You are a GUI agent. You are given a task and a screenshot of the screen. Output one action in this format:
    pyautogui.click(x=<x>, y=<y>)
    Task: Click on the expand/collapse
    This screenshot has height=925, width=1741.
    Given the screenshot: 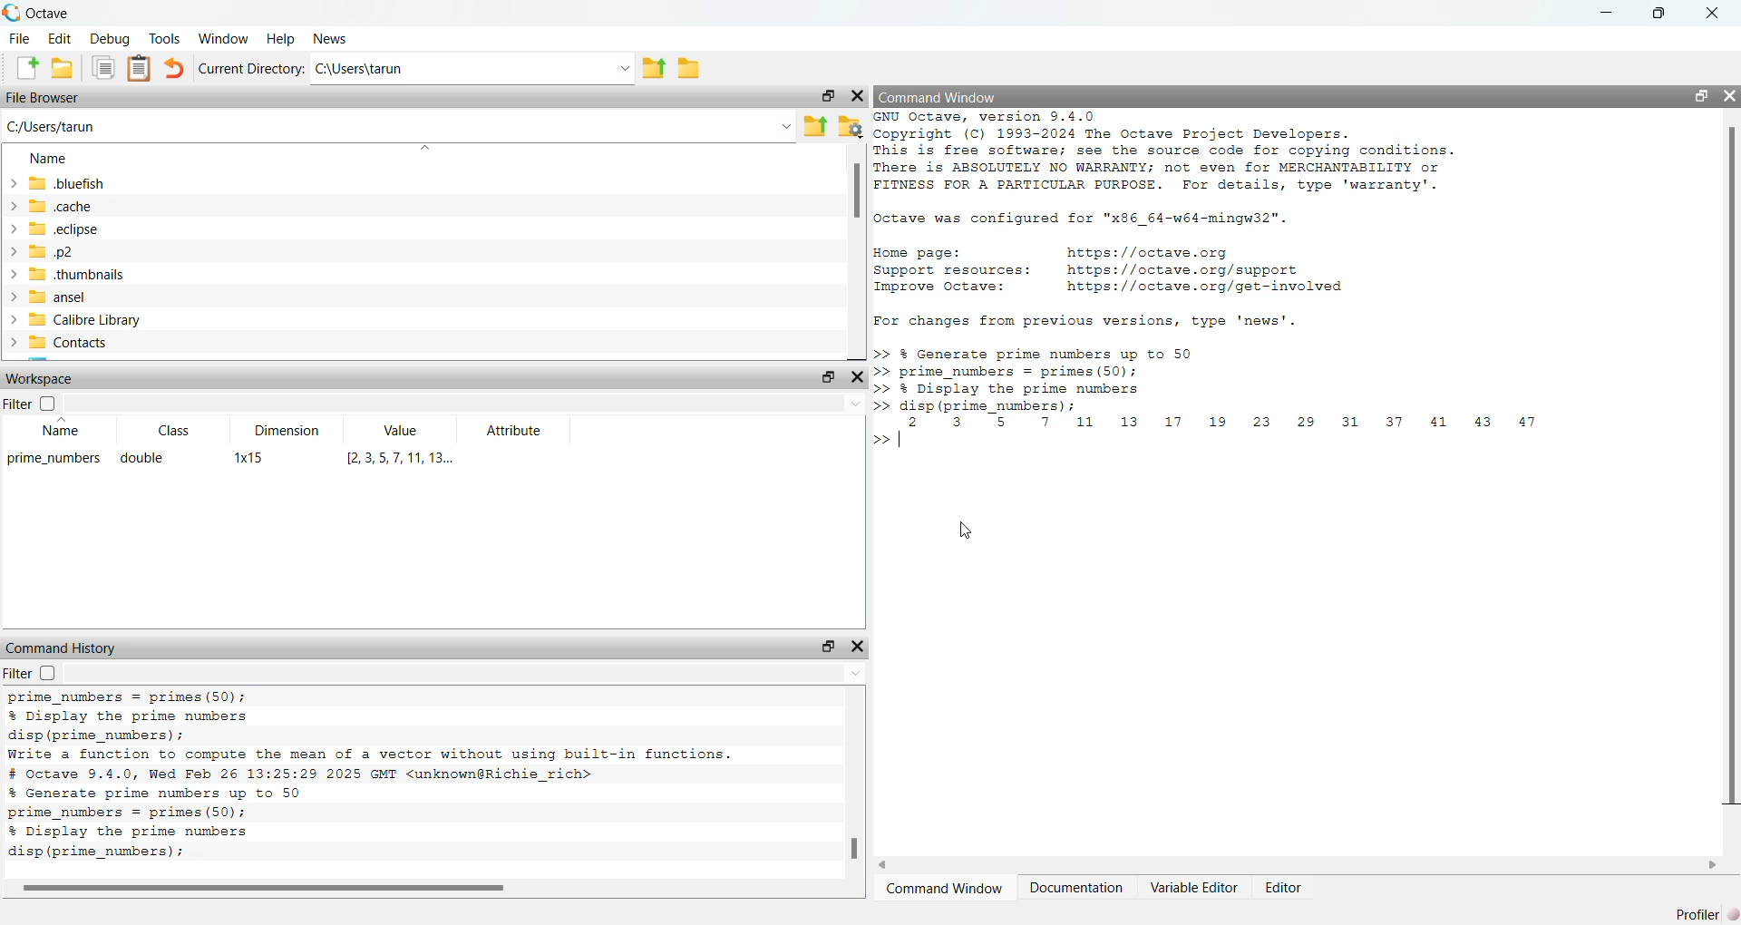 What is the action you would take?
    pyautogui.click(x=14, y=263)
    